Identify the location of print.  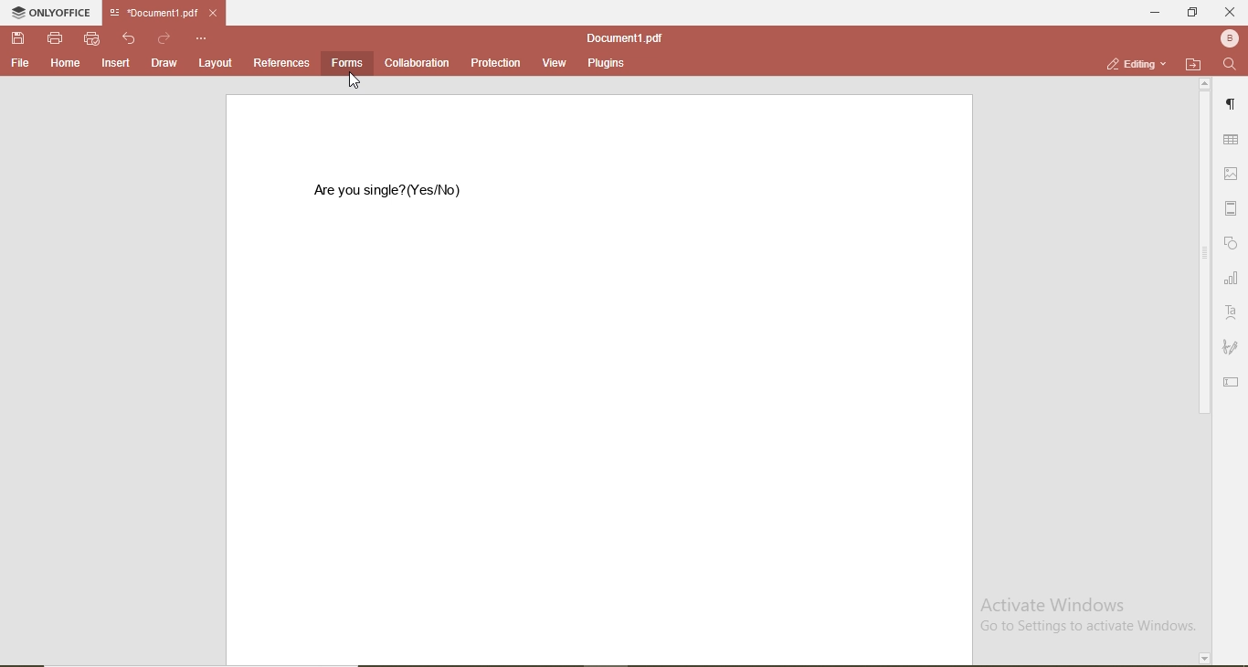
(57, 39).